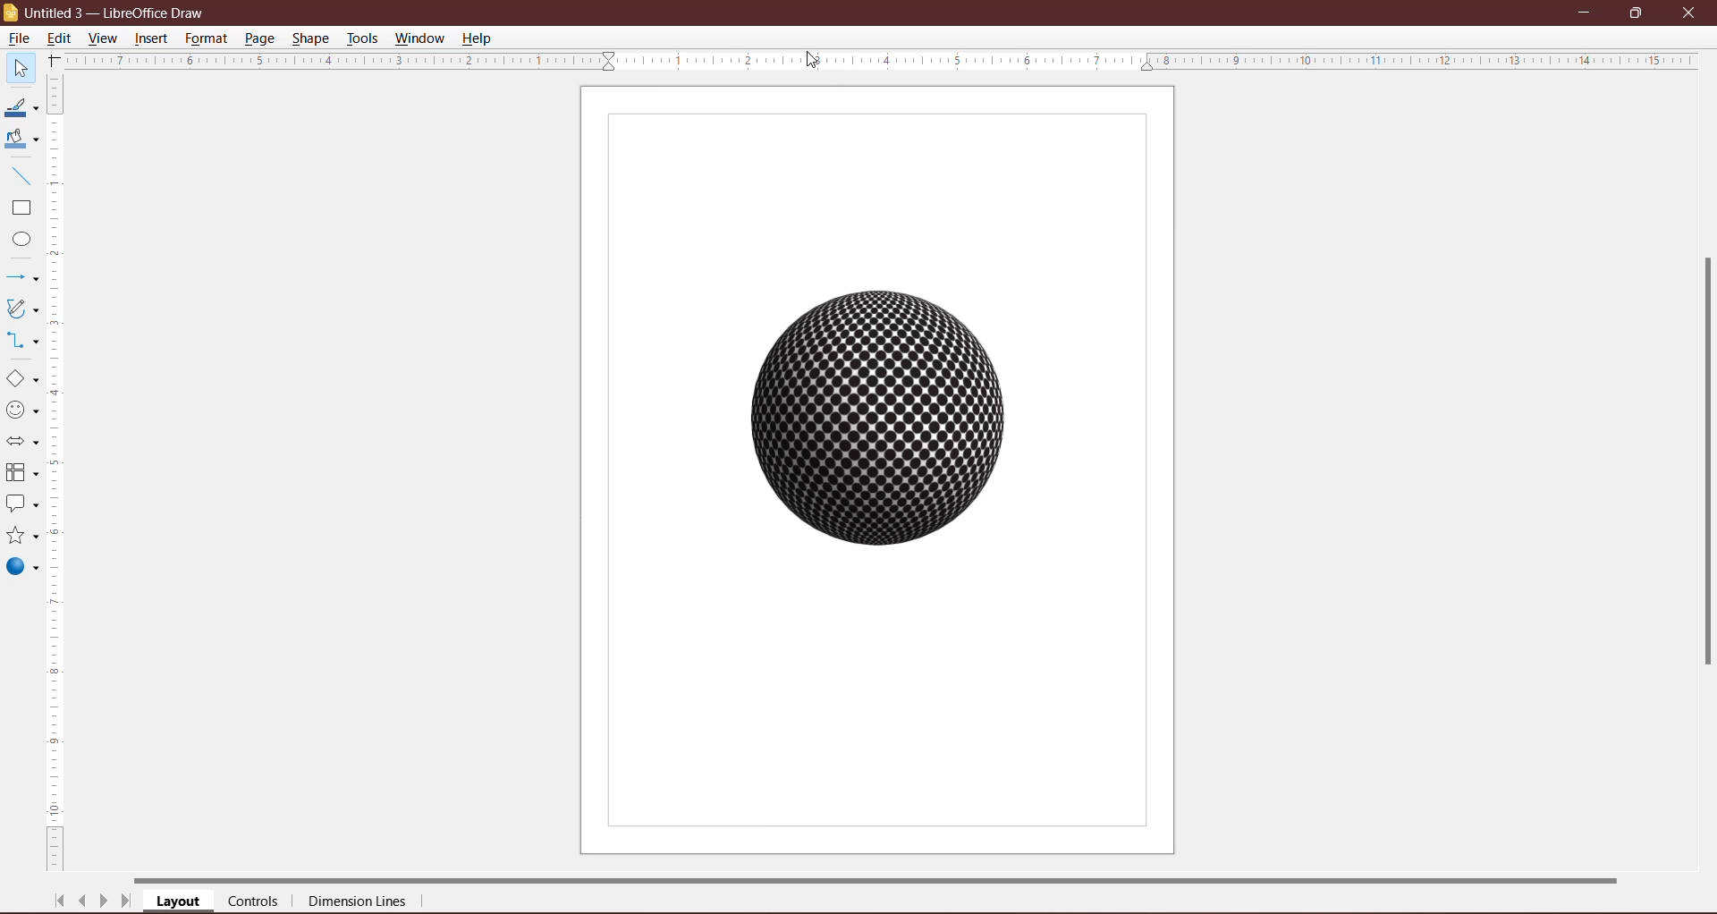 This screenshot has height=914, width=1717. Describe the element at coordinates (18, 140) in the screenshot. I see `Fill Color` at that location.